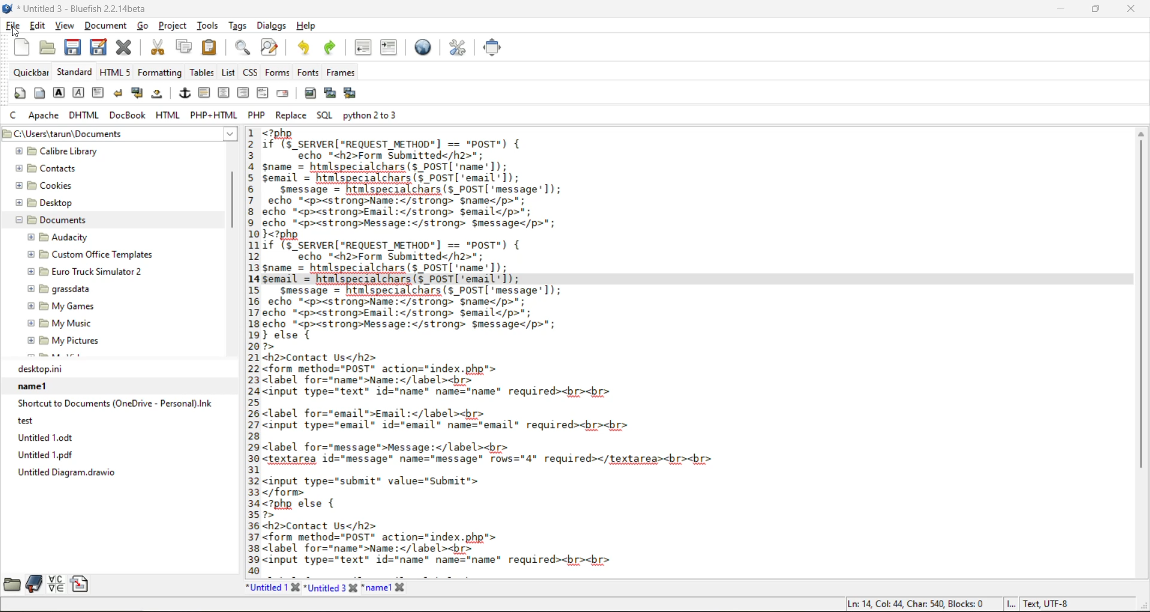 This screenshot has height=612, width=1150. I want to click on name1 tab, so click(389, 588).